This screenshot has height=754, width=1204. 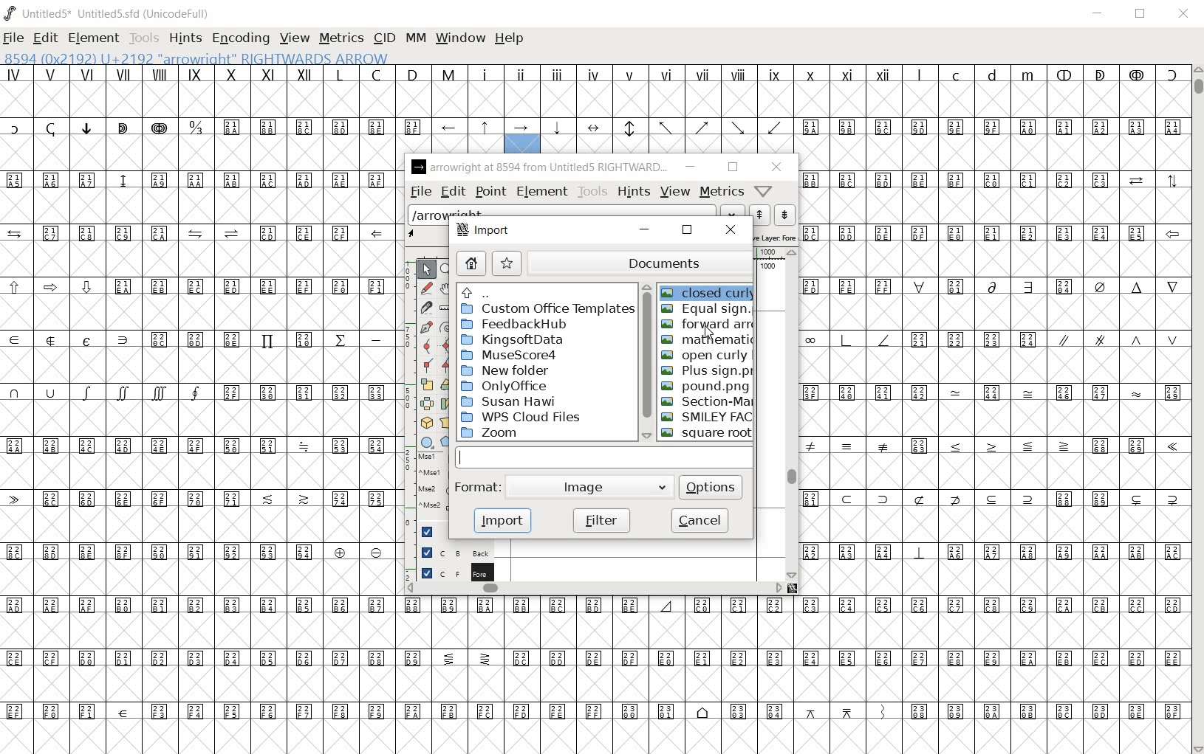 I want to click on TOOLS, so click(x=143, y=39).